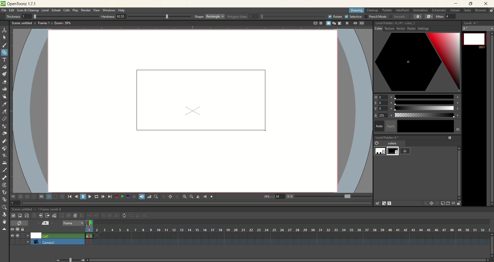 This screenshot has height=262, width=494. What do you see at coordinates (177, 197) in the screenshot?
I see `next key` at bounding box center [177, 197].